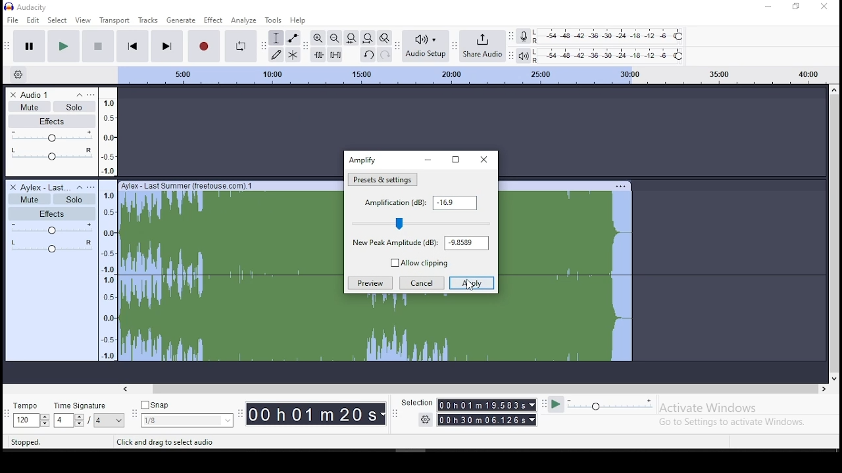 The image size is (842, 473). I want to click on transport, so click(117, 19).